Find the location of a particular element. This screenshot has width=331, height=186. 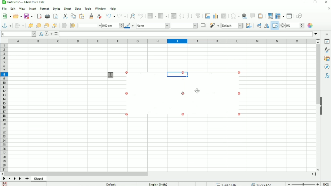

Scroll to first sheet is located at coordinates (4, 179).